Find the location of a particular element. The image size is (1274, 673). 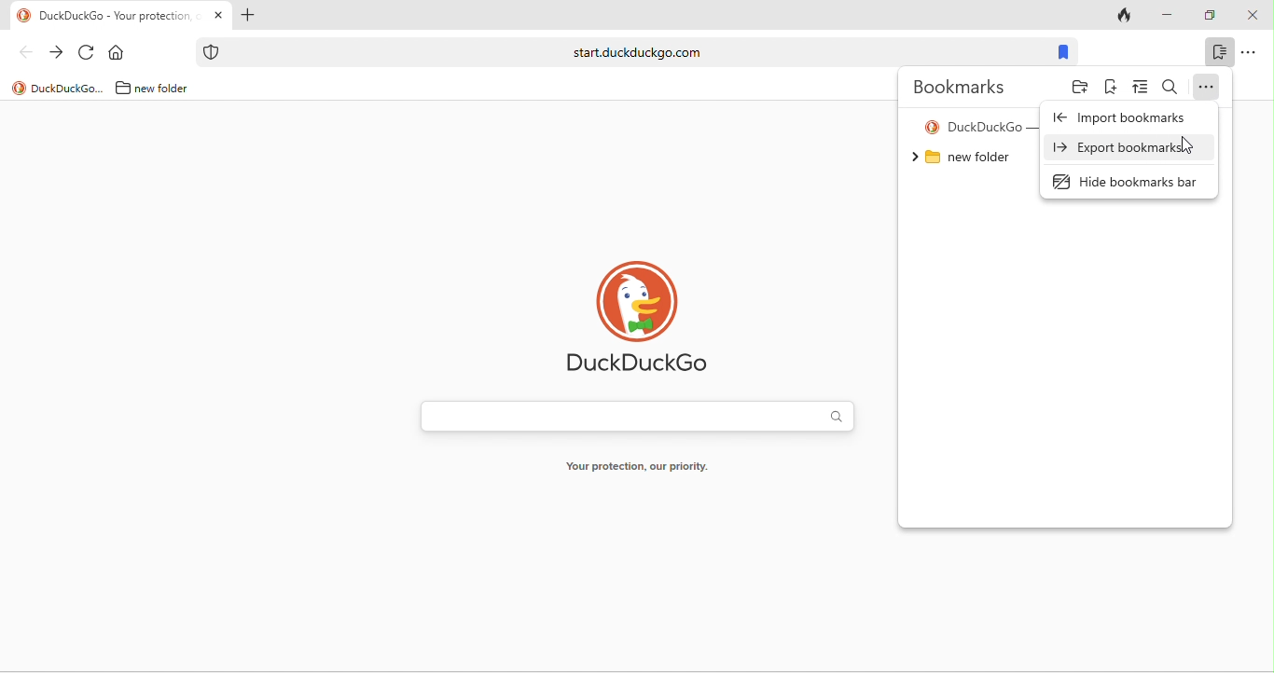

view is located at coordinates (1141, 87).